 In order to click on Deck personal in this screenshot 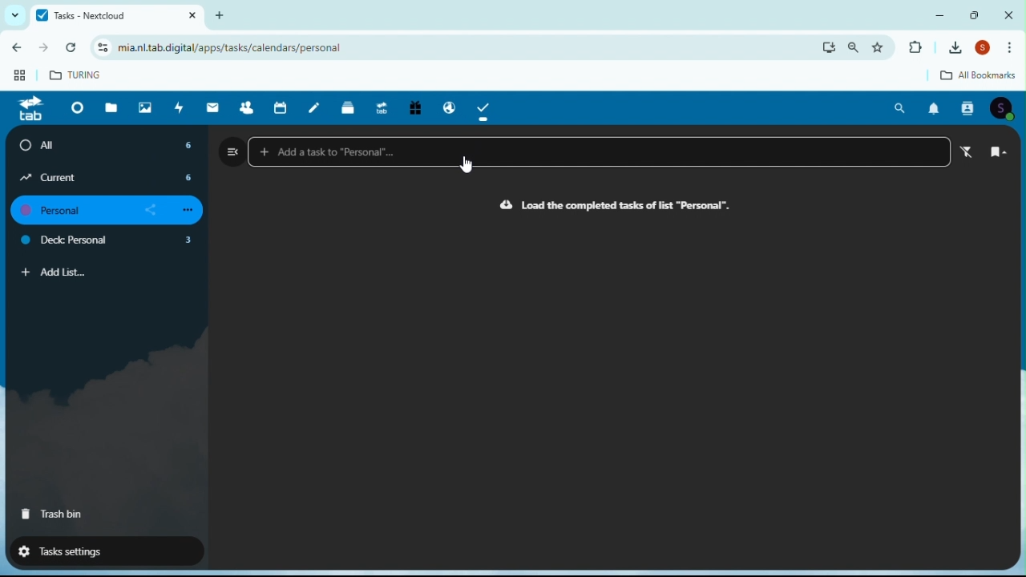, I will do `click(109, 242)`.